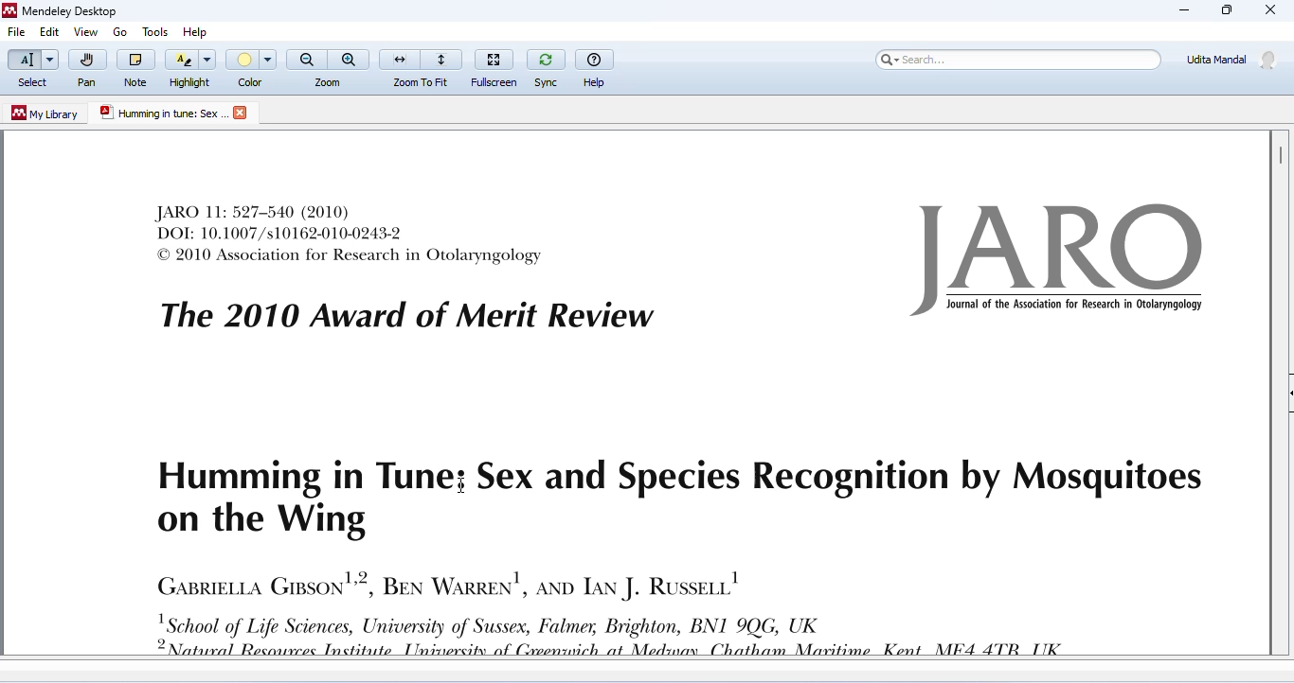  What do you see at coordinates (596, 66) in the screenshot?
I see `help` at bounding box center [596, 66].